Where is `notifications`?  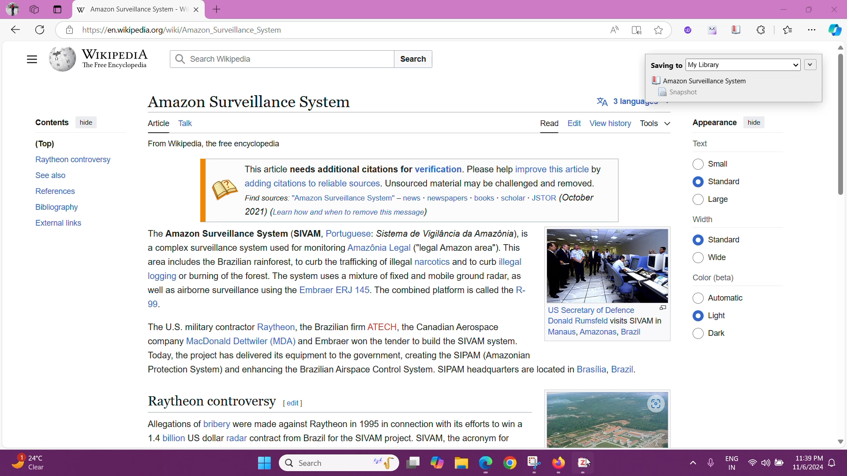 notifications is located at coordinates (832, 463).